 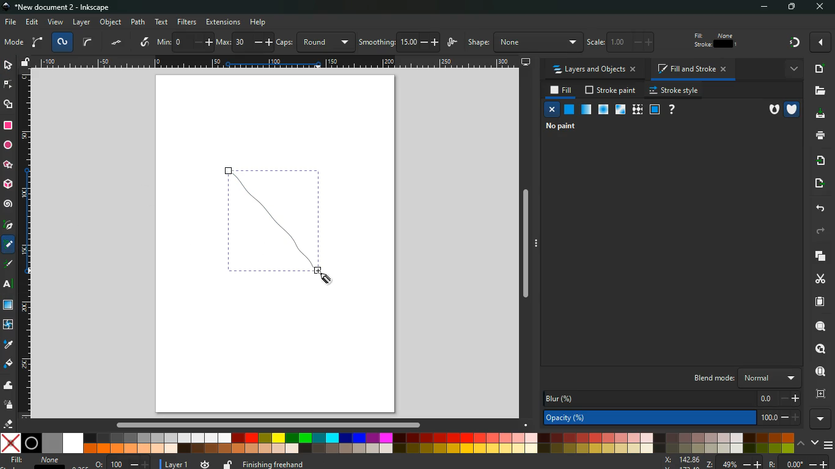 What do you see at coordinates (676, 90) in the screenshot?
I see `stroke style` at bounding box center [676, 90].